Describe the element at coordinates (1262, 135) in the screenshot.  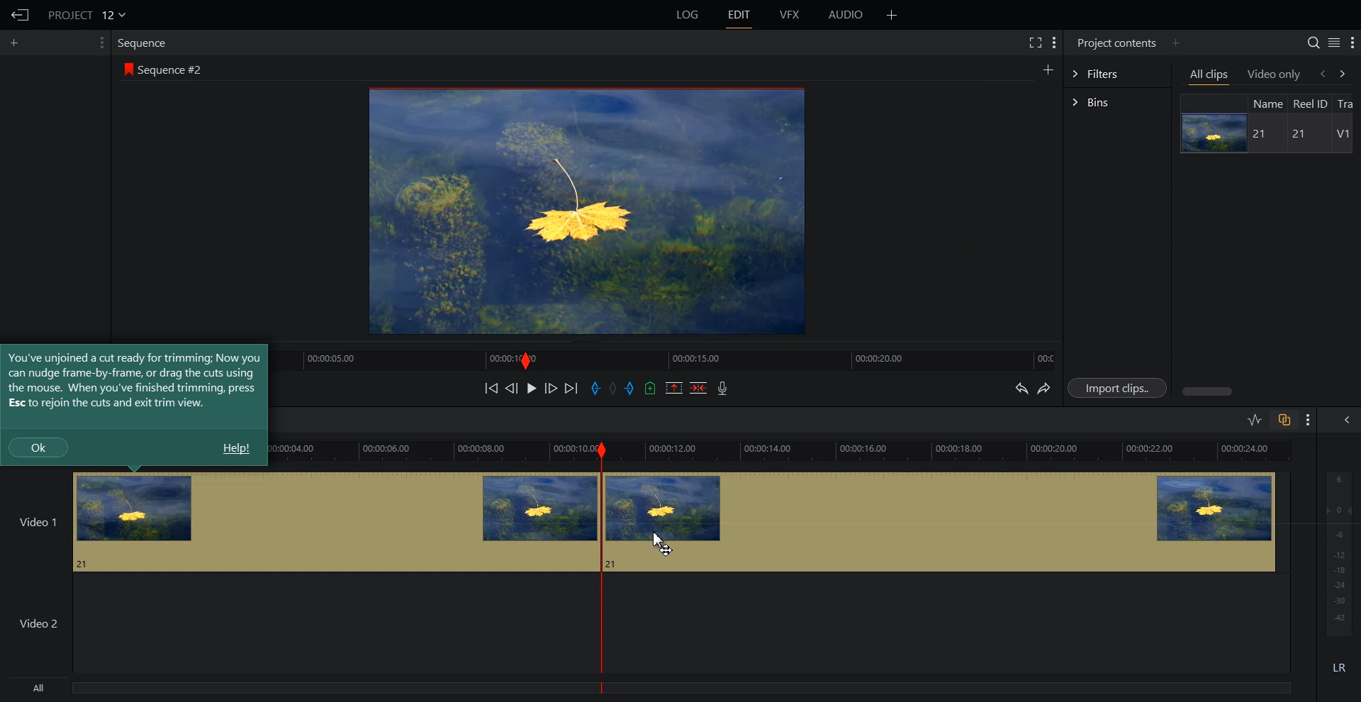
I see `21` at that location.